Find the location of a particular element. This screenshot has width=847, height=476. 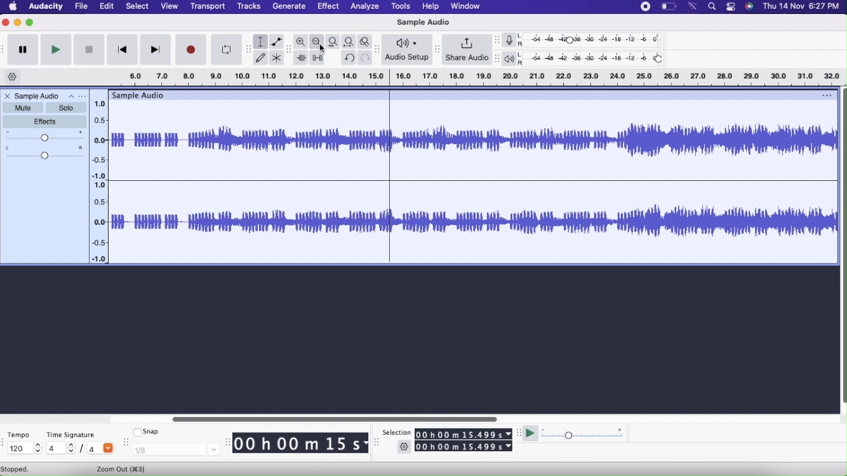

/ is located at coordinates (82, 449).